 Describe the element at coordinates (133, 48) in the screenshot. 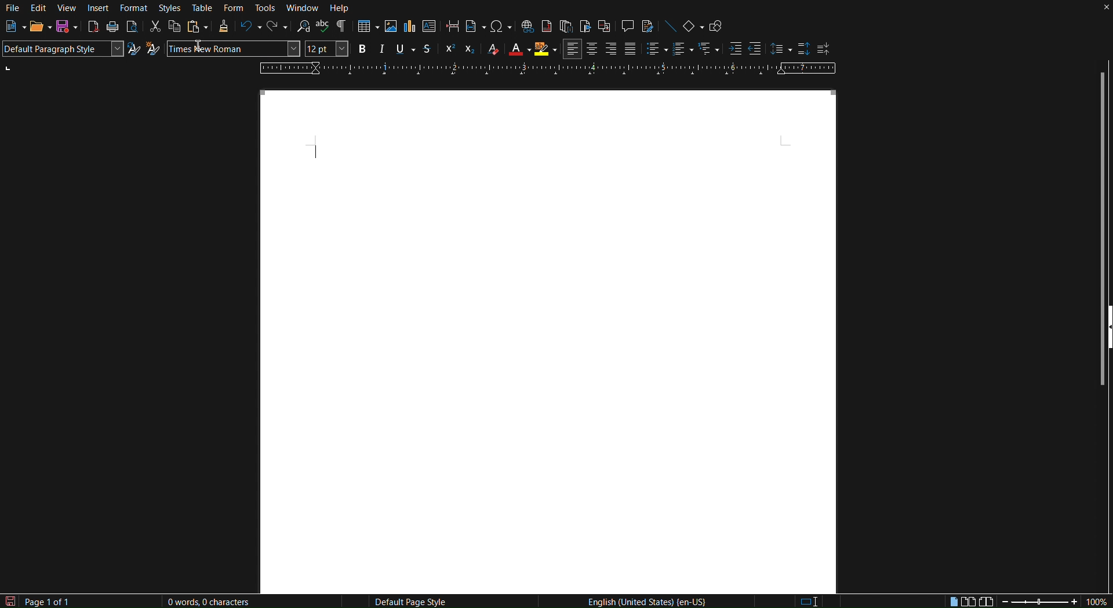

I see `Update Selected Style` at that location.